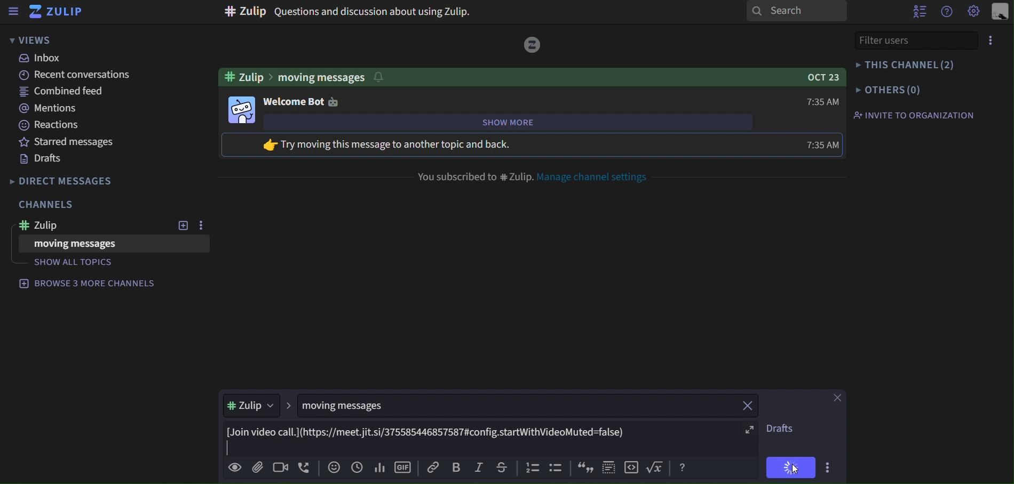 The width and height of the screenshot is (1014, 484). I want to click on invite to organization, so click(916, 115).